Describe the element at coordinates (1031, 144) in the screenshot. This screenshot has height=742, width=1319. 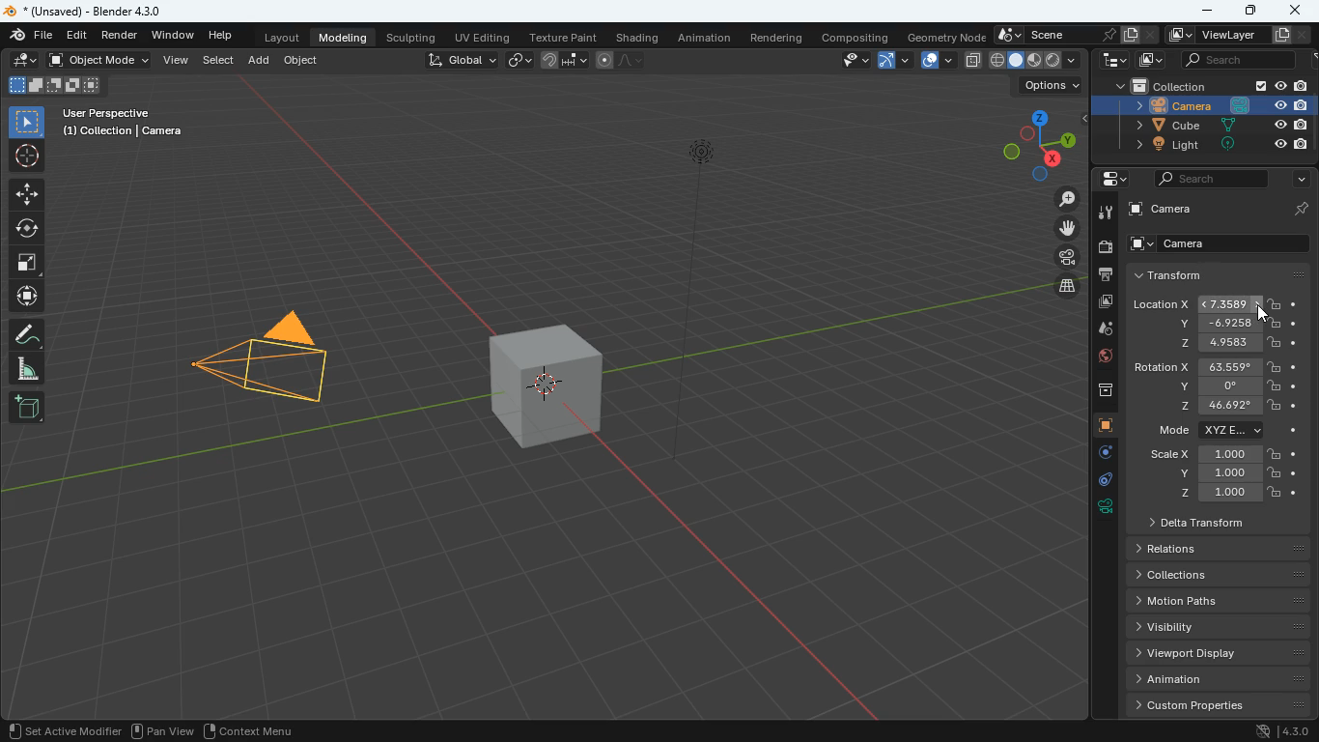
I see `dimensions` at that location.